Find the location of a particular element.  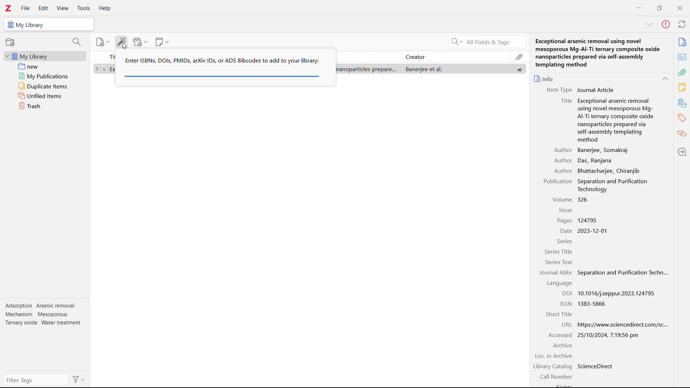

filter tags is located at coordinates (36, 380).